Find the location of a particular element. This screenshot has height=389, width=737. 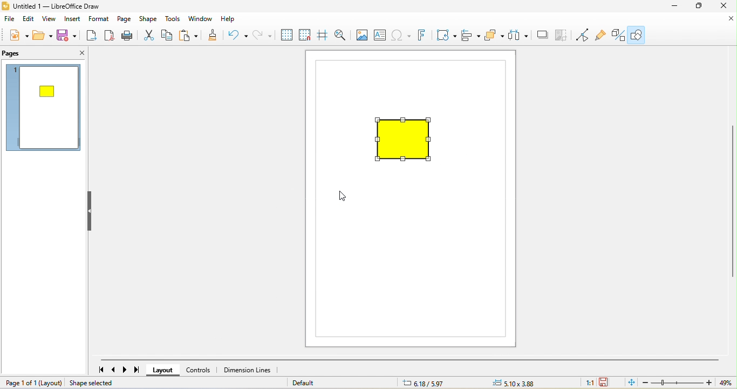

zoom and pan is located at coordinates (340, 34).